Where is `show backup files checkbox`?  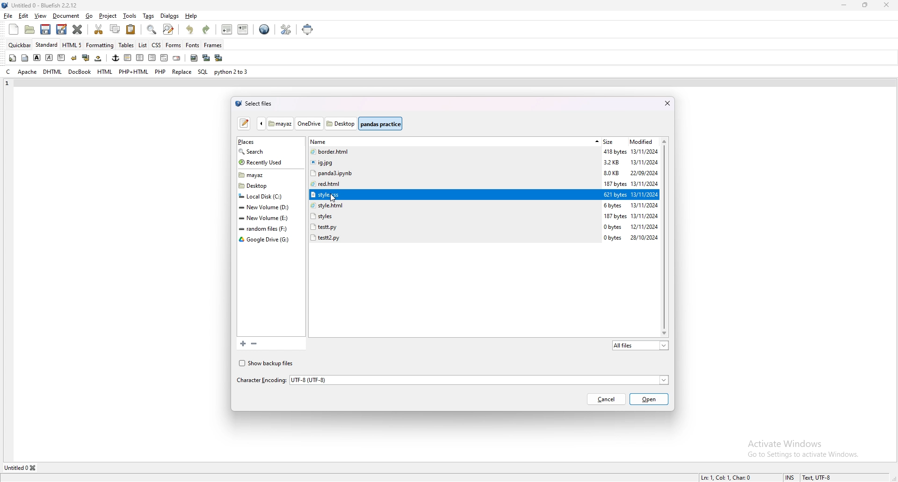
show backup files checkbox is located at coordinates (268, 363).